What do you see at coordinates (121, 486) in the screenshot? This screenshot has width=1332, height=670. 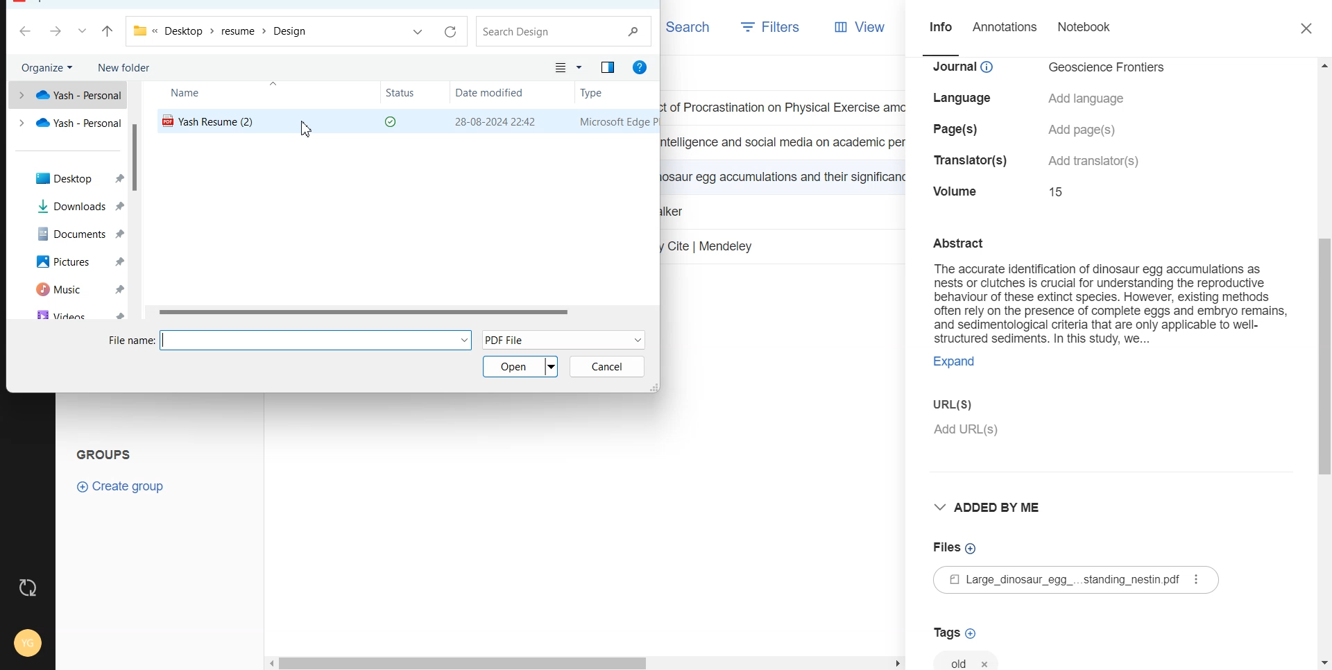 I see `Create Group` at bounding box center [121, 486].